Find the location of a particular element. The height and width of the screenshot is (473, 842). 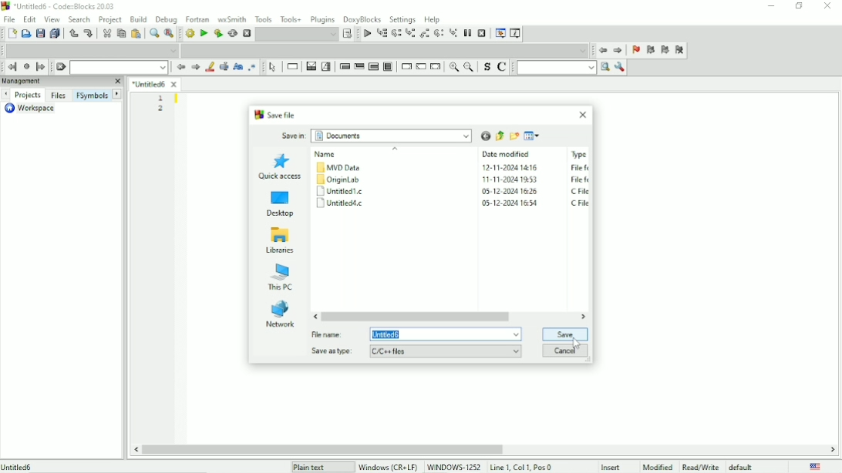

Instruction is located at coordinates (292, 67).